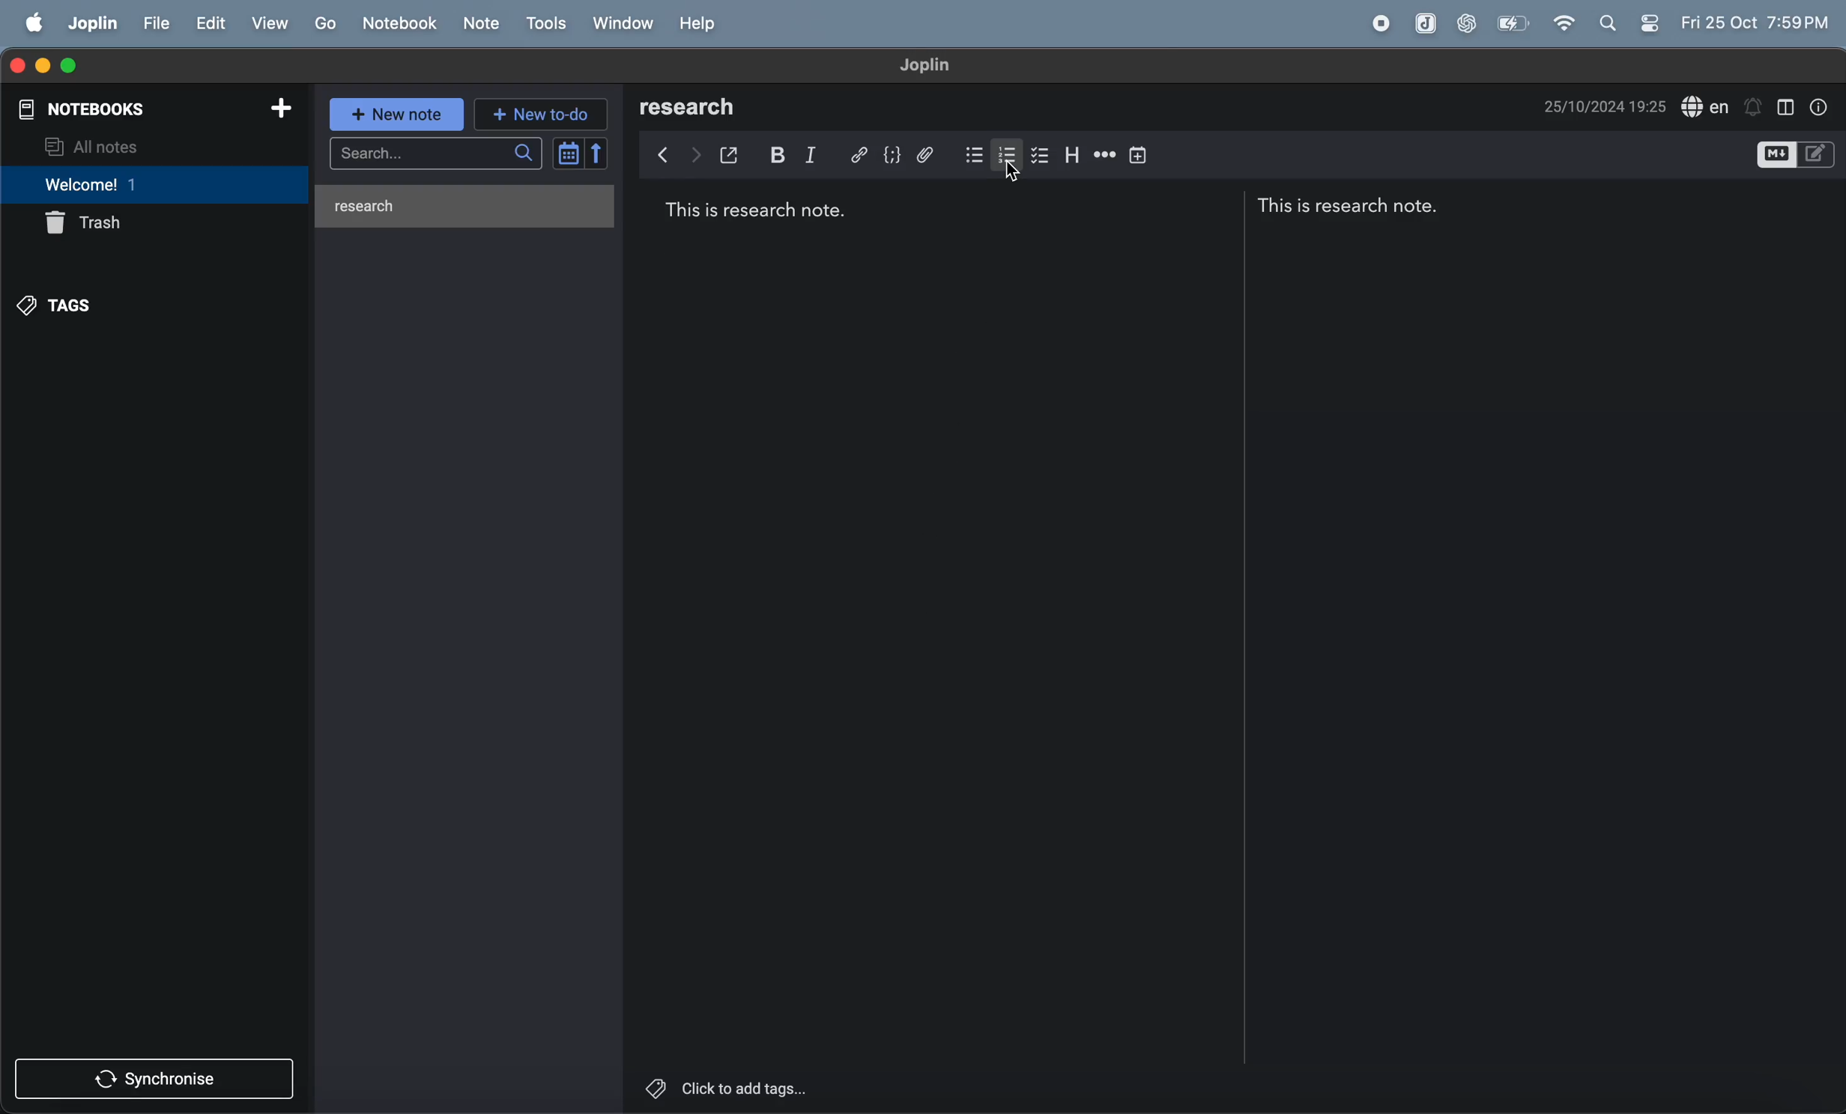 The width and height of the screenshot is (1846, 1114). Describe the element at coordinates (704, 25) in the screenshot. I see `help` at that location.